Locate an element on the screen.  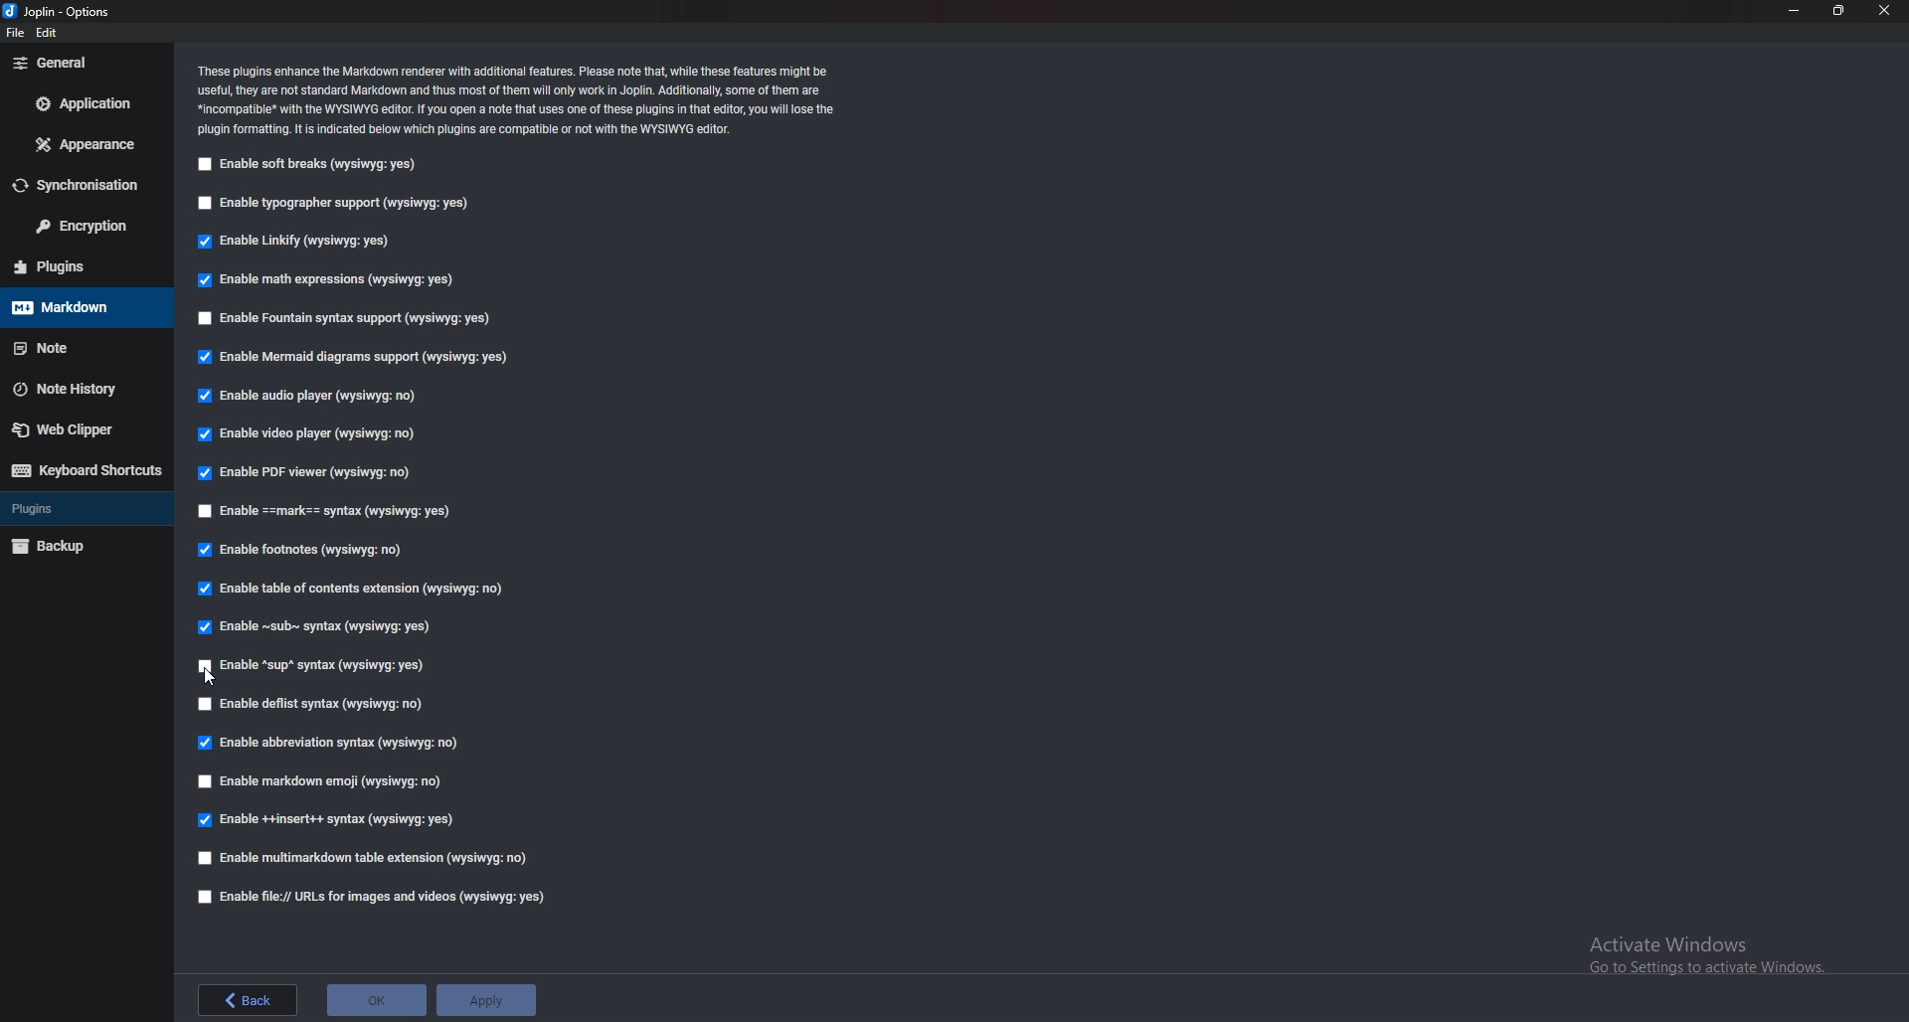
Enable soft breaks is located at coordinates (309, 163).